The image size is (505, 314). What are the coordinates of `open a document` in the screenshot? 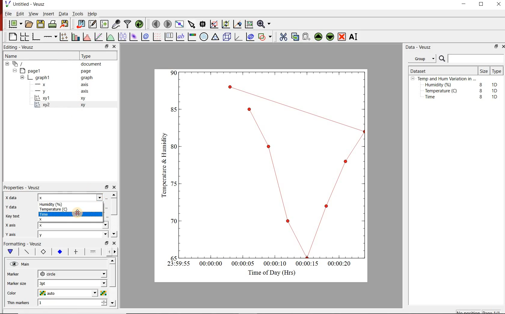 It's located at (29, 24).